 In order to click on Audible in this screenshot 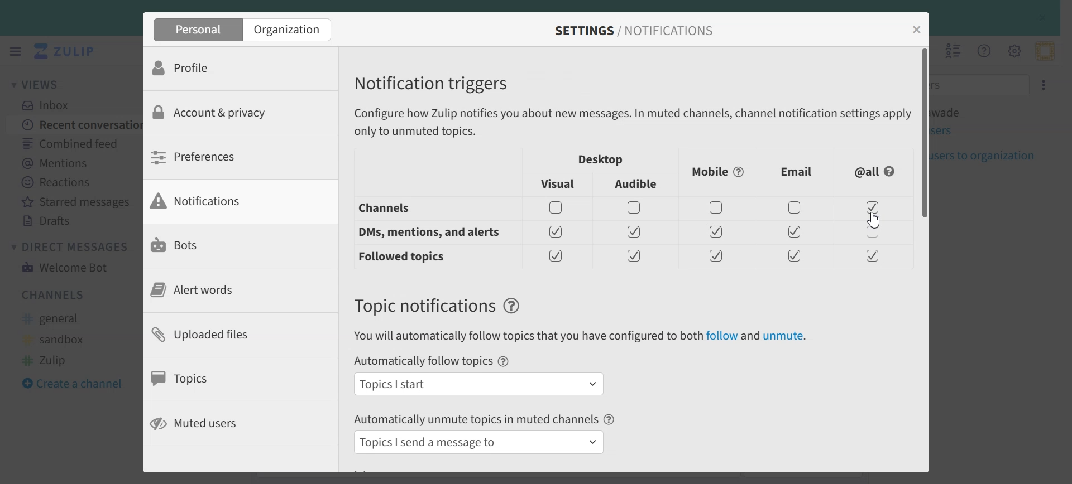, I will do `click(637, 185)`.